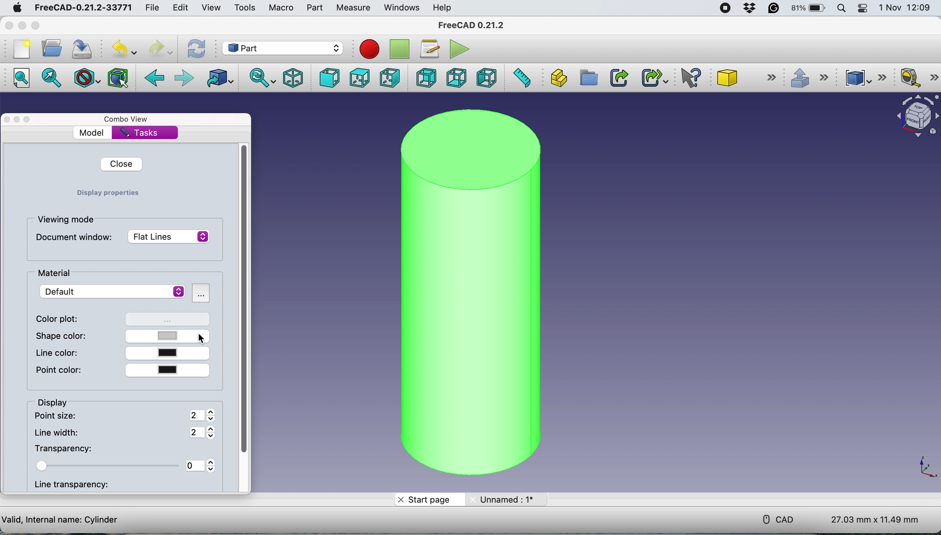 This screenshot has width=941, height=535. What do you see at coordinates (292, 78) in the screenshot?
I see `isometric` at bounding box center [292, 78].